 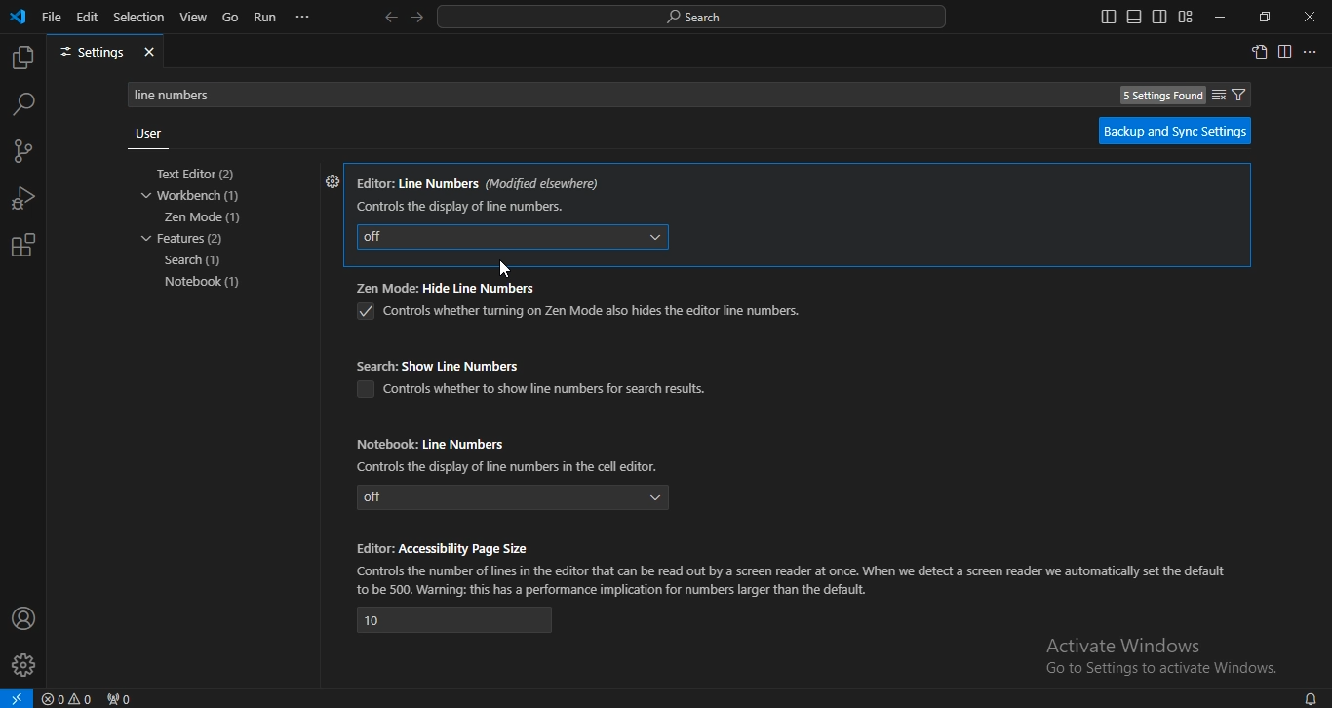 What do you see at coordinates (510, 234) in the screenshot?
I see `on` at bounding box center [510, 234].